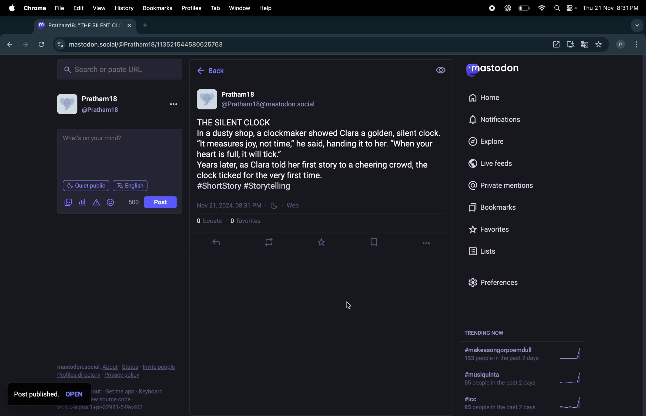 The width and height of the screenshot is (646, 416). I want to click on notifications, so click(497, 119).